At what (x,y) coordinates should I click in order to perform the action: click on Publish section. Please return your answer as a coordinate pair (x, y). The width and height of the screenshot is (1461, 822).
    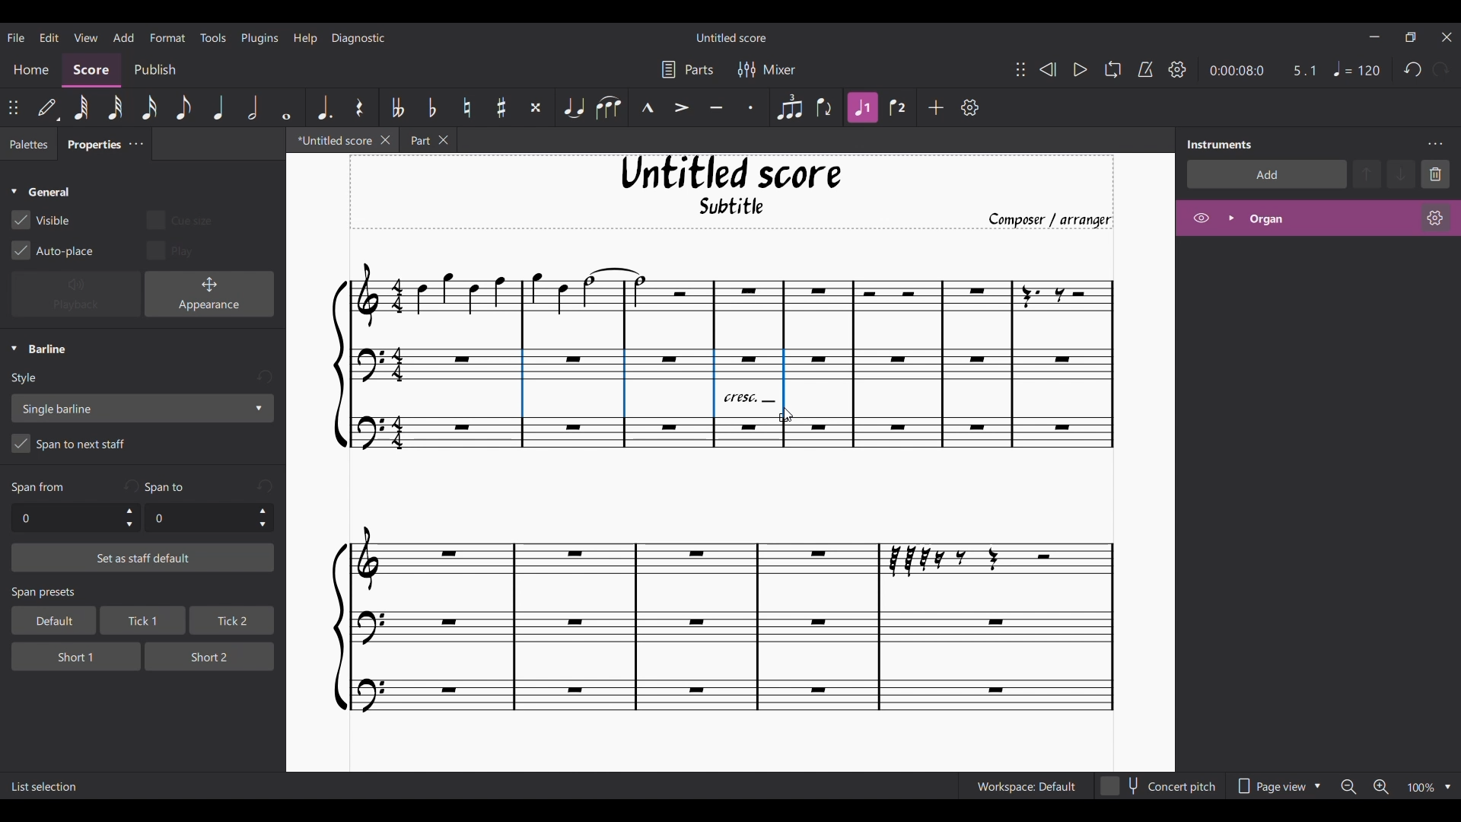
    Looking at the image, I should click on (154, 70).